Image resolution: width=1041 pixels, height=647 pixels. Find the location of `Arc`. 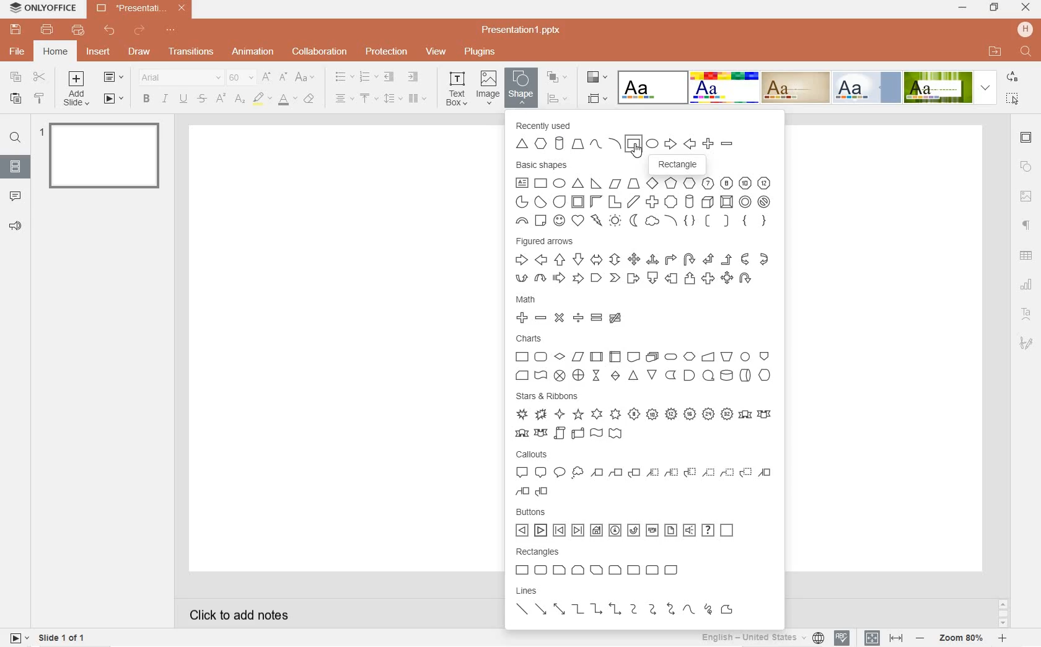

Arc is located at coordinates (672, 221).